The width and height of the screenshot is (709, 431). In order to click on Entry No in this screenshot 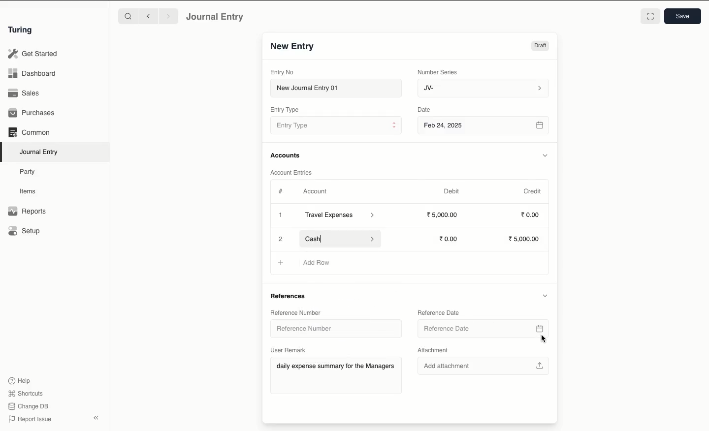, I will do `click(282, 72)`.